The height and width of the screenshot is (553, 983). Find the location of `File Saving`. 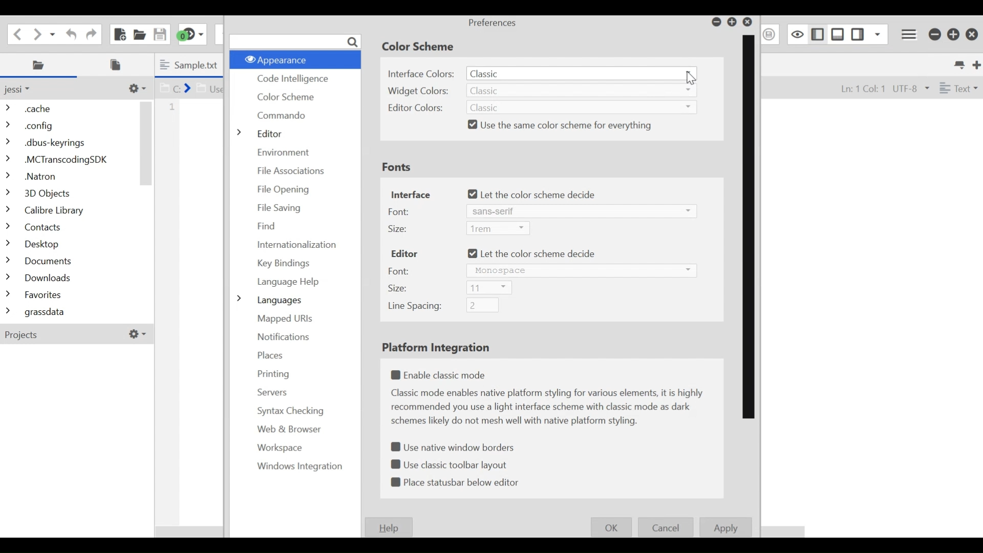

File Saving is located at coordinates (279, 208).